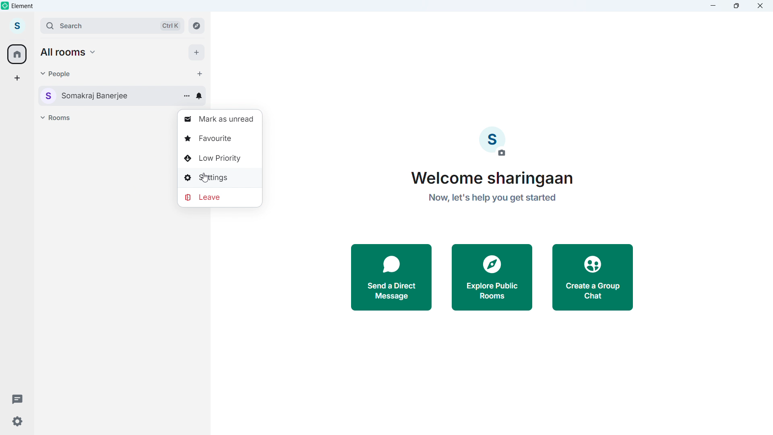 Image resolution: width=773 pixels, height=435 pixels. What do you see at coordinates (760, 6) in the screenshot?
I see `Close ` at bounding box center [760, 6].